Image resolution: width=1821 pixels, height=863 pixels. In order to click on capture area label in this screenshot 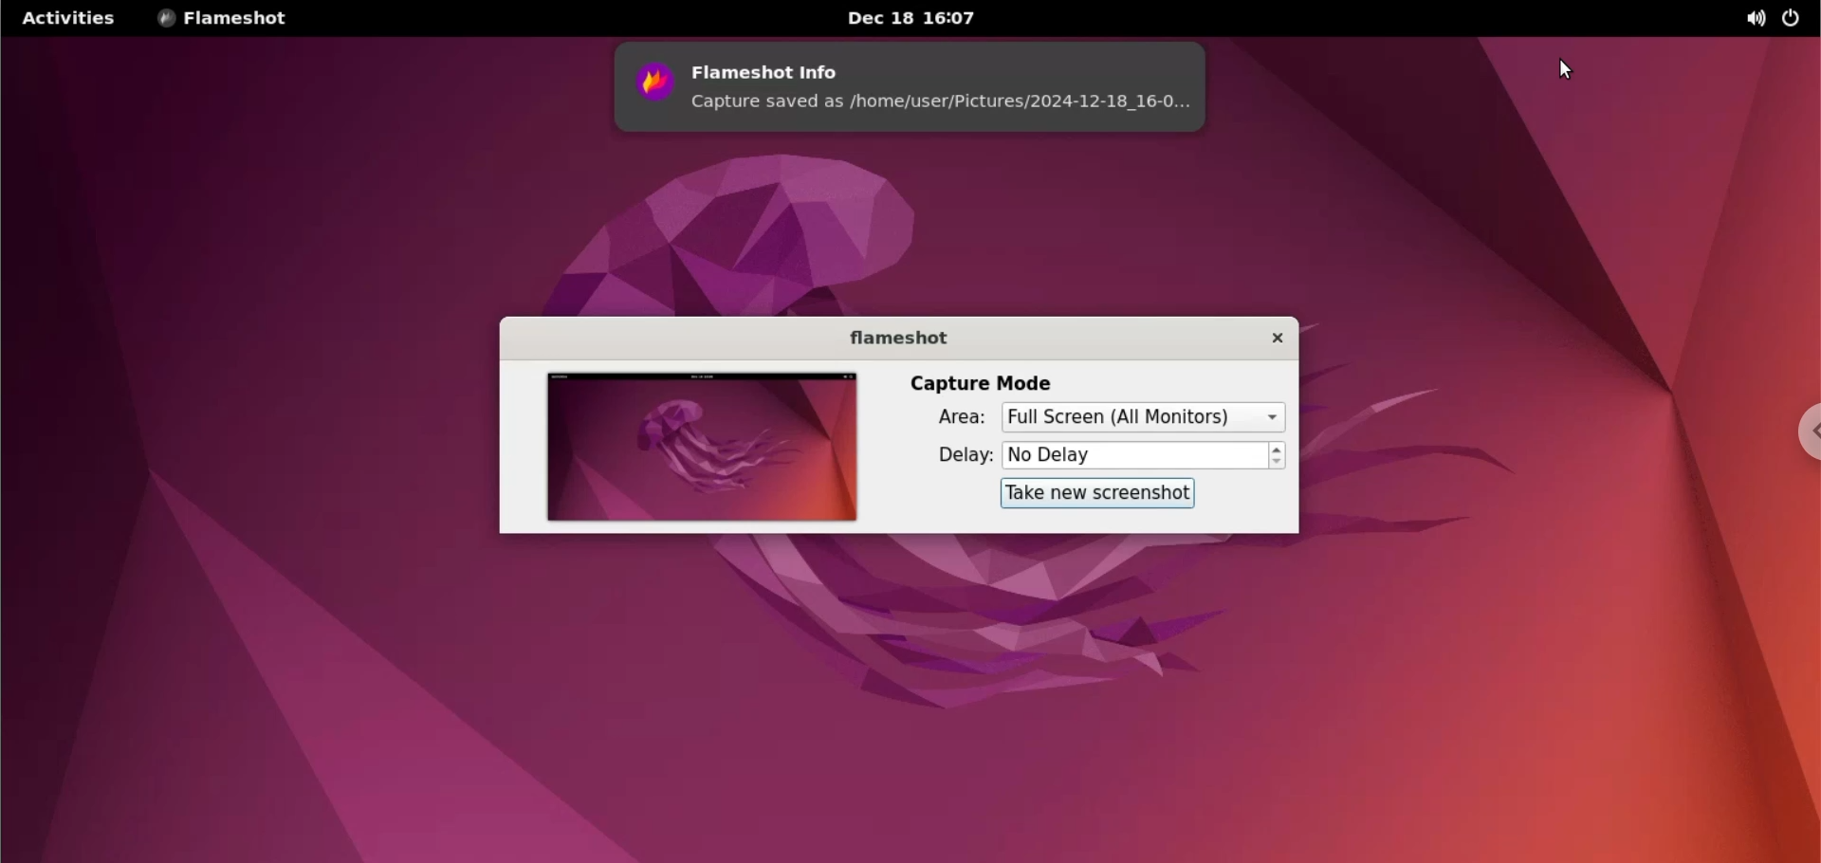, I will do `click(964, 417)`.